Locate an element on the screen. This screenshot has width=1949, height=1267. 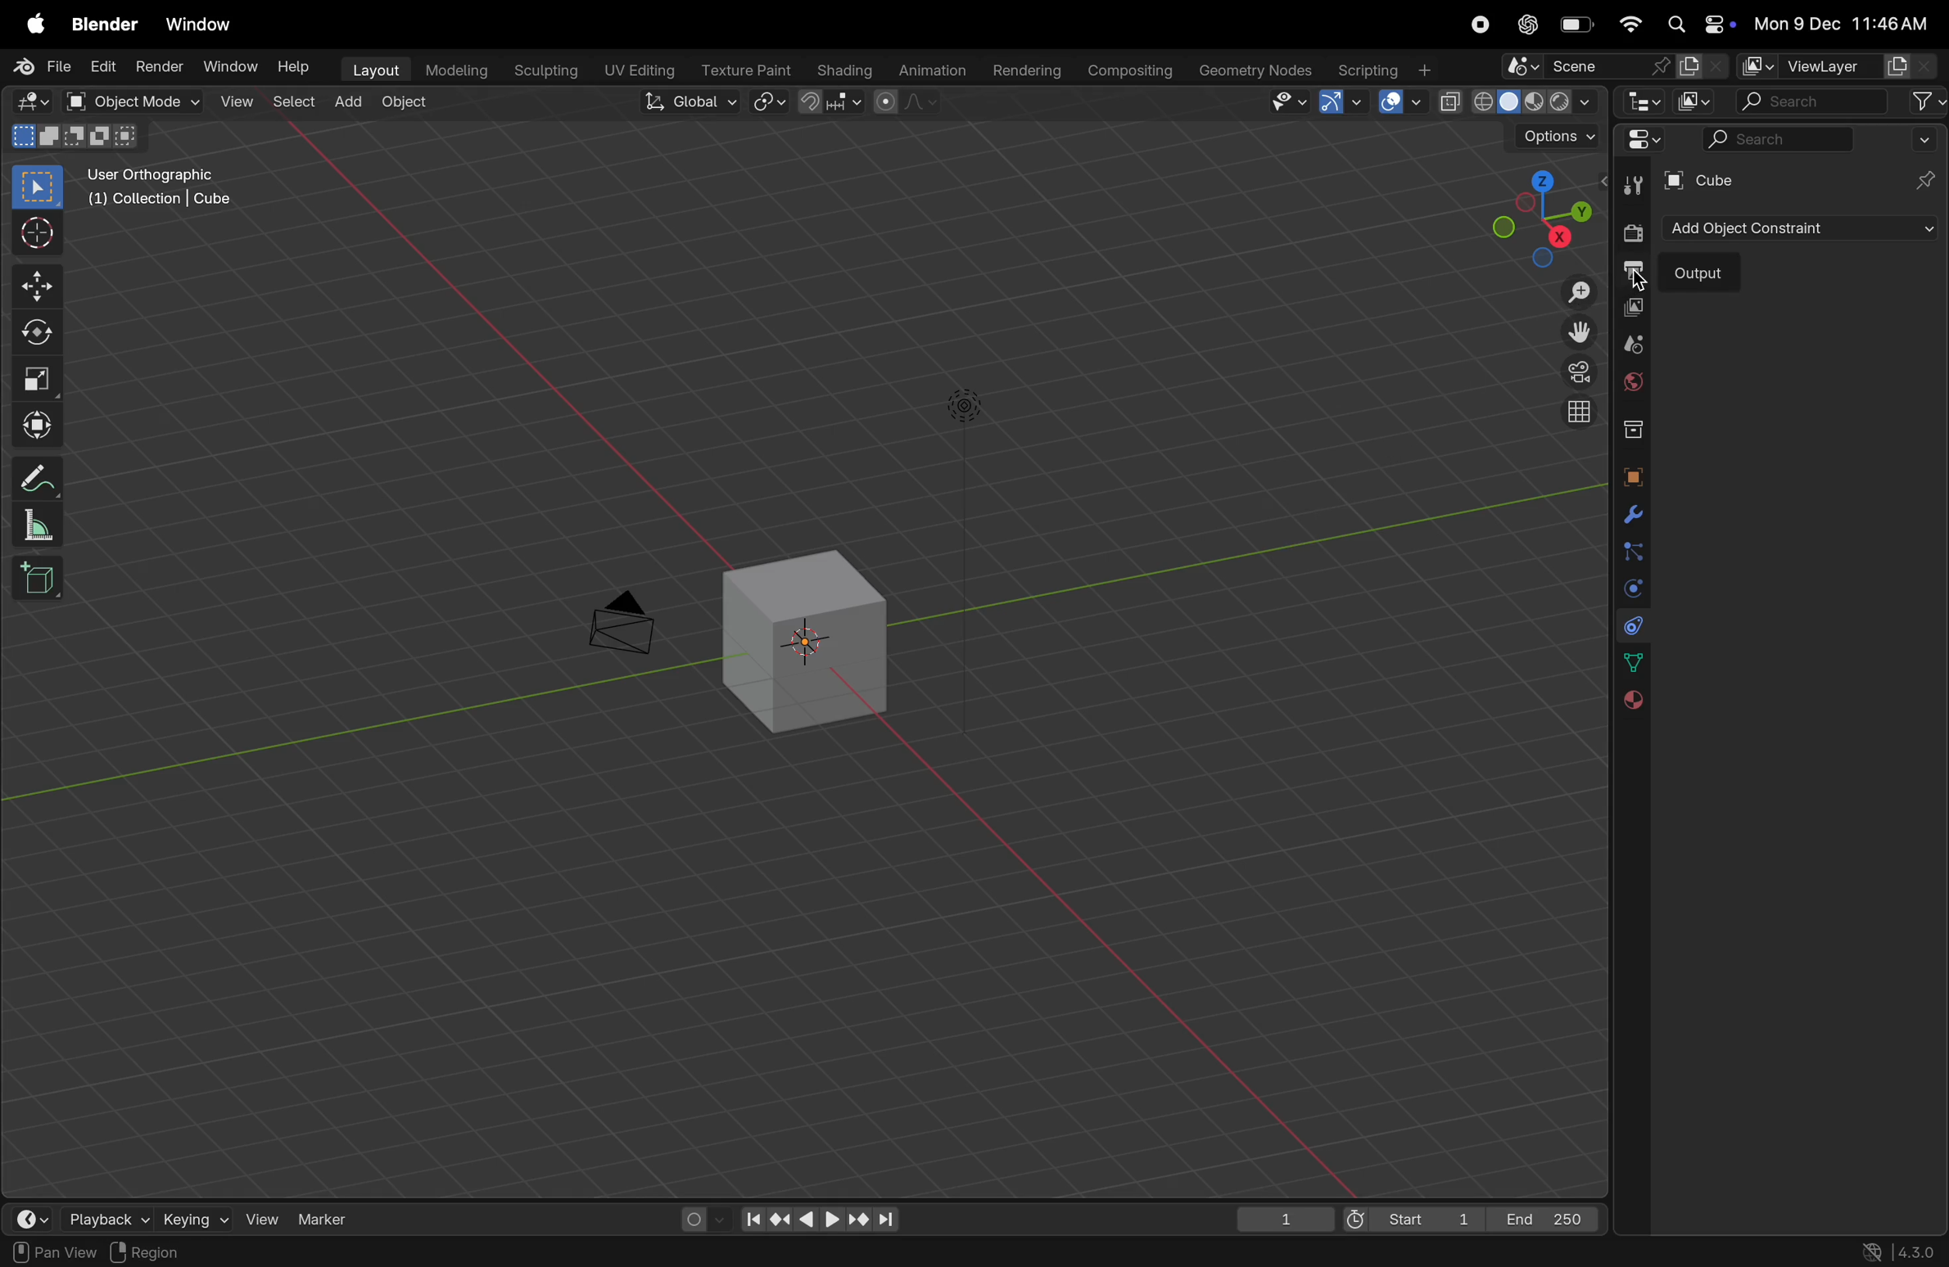
apple menu is located at coordinates (34, 24).